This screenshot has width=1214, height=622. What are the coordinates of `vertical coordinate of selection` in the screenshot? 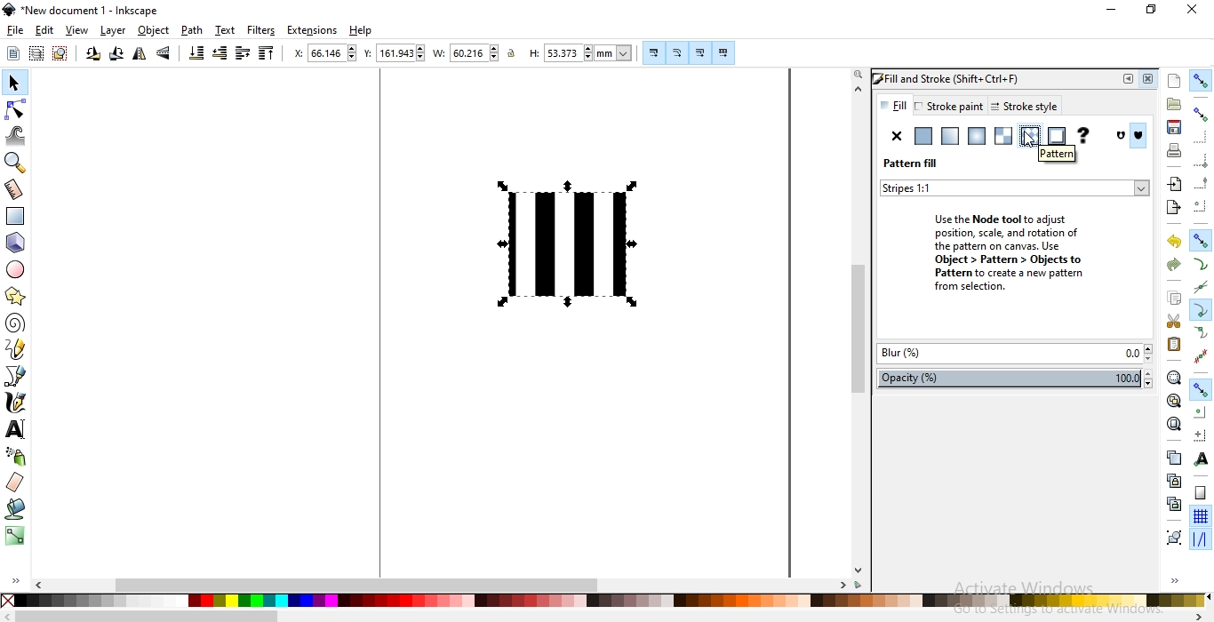 It's located at (368, 53).